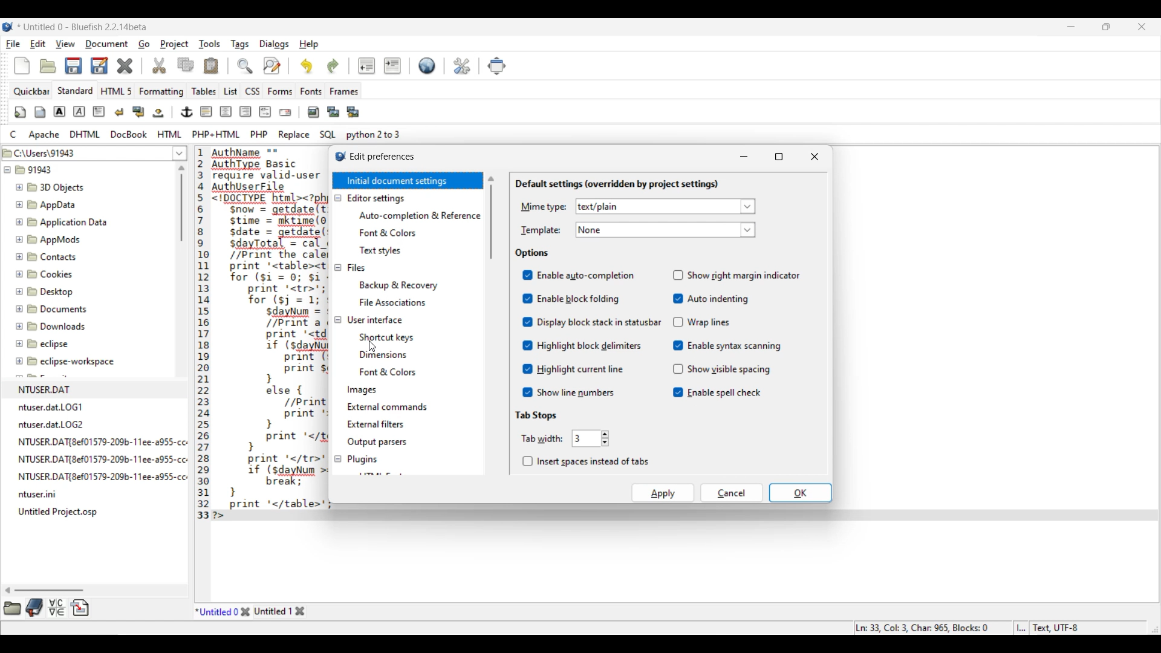 Image resolution: width=1161 pixels, height=653 pixels. Describe the element at coordinates (535, 415) in the screenshot. I see `Section title` at that location.